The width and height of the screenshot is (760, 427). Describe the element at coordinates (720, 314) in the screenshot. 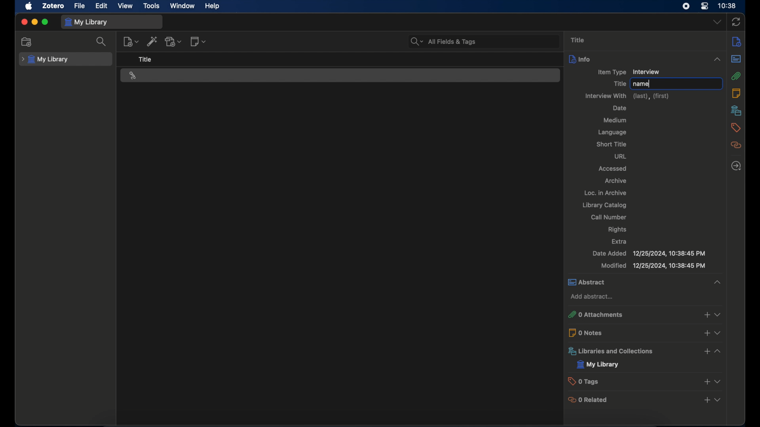

I see `view` at that location.